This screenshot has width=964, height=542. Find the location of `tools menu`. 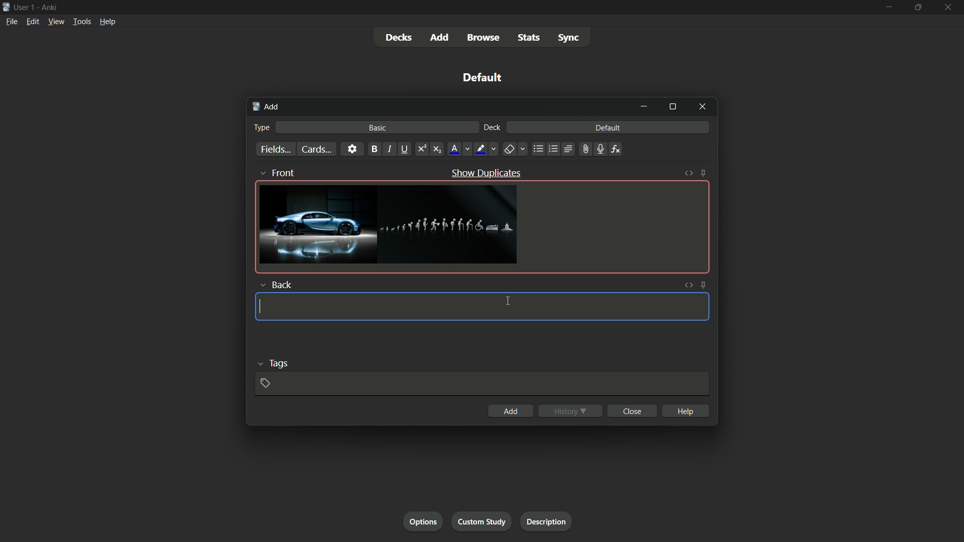

tools menu is located at coordinates (80, 22).